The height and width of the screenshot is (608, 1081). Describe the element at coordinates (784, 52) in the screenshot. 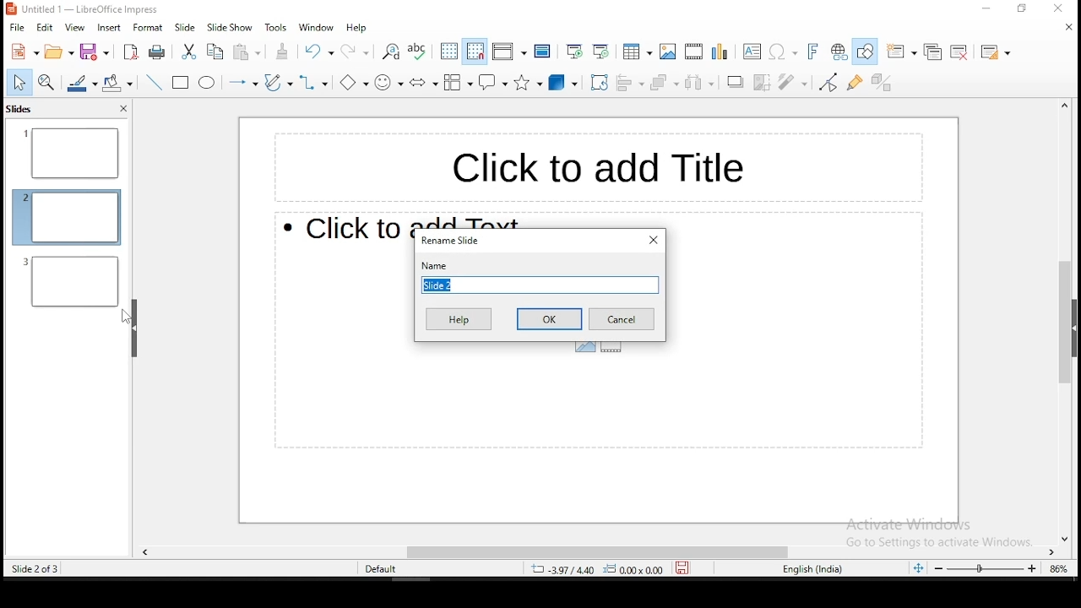

I see `insert special characters` at that location.